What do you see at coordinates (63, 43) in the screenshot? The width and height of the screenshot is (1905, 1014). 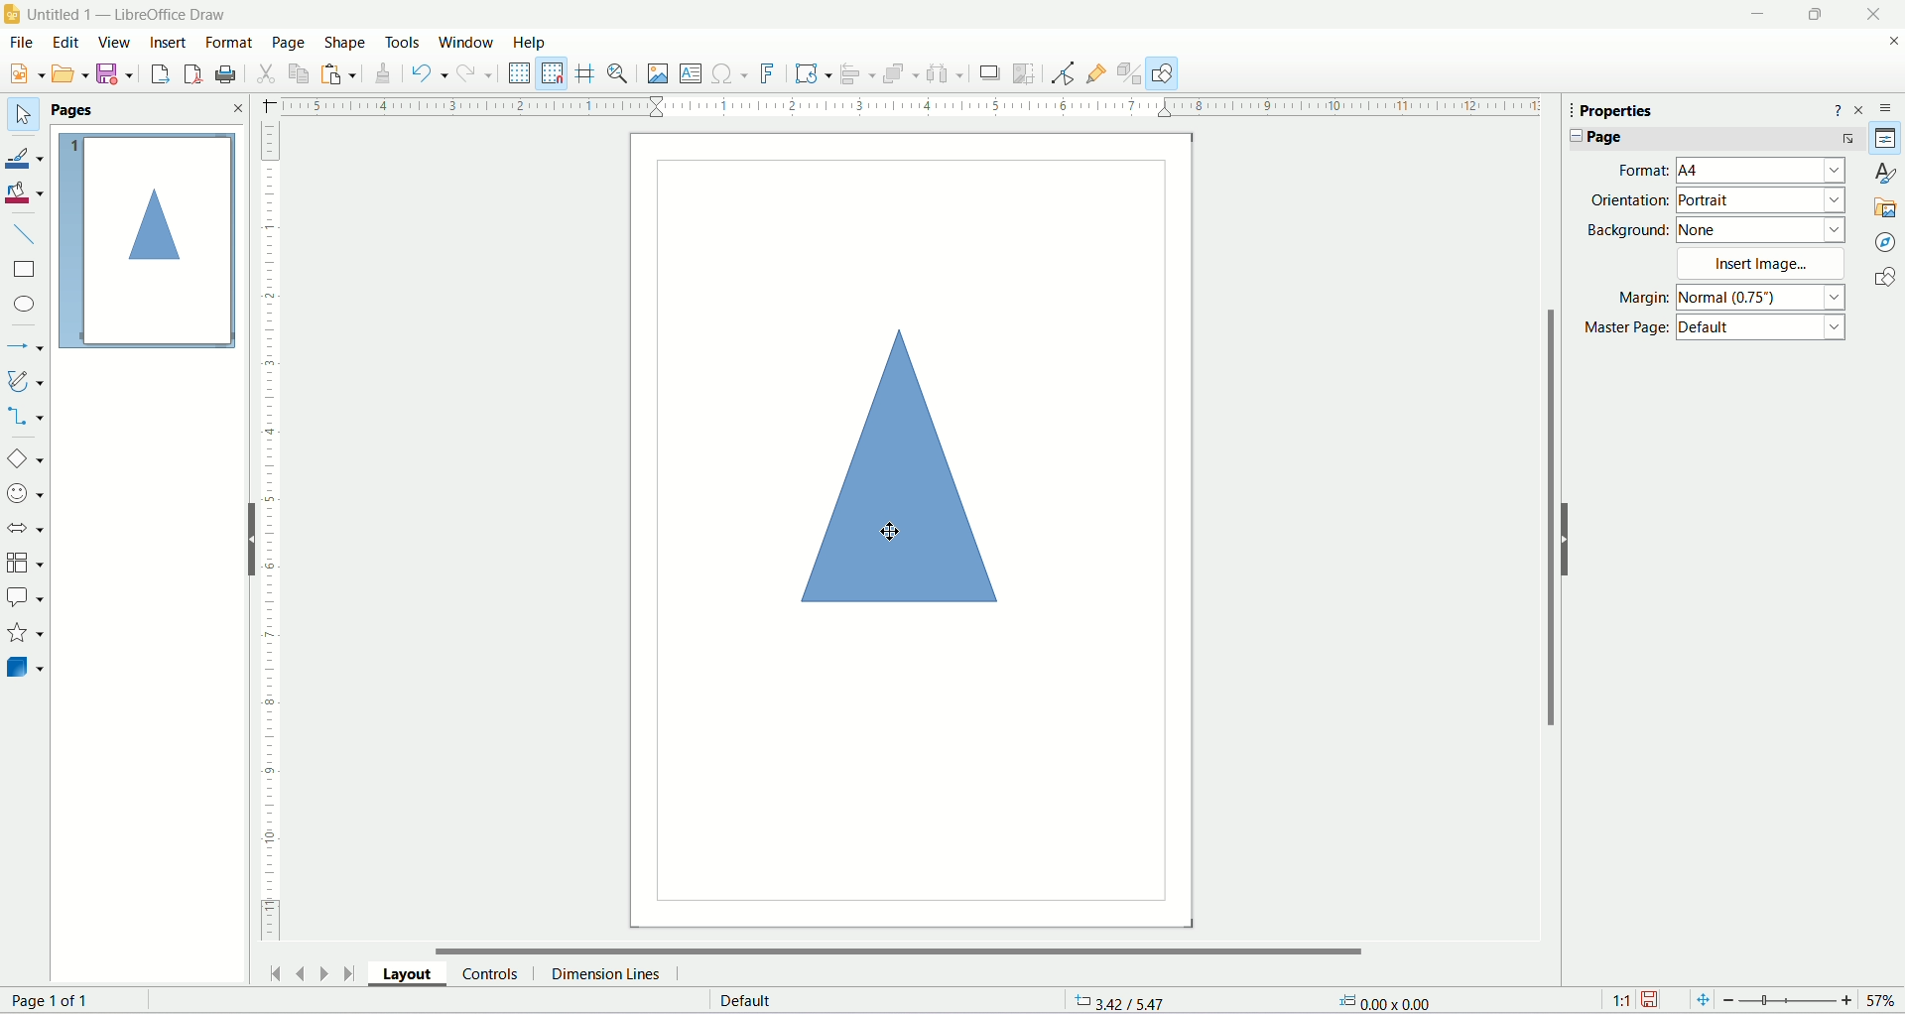 I see `Edit` at bounding box center [63, 43].